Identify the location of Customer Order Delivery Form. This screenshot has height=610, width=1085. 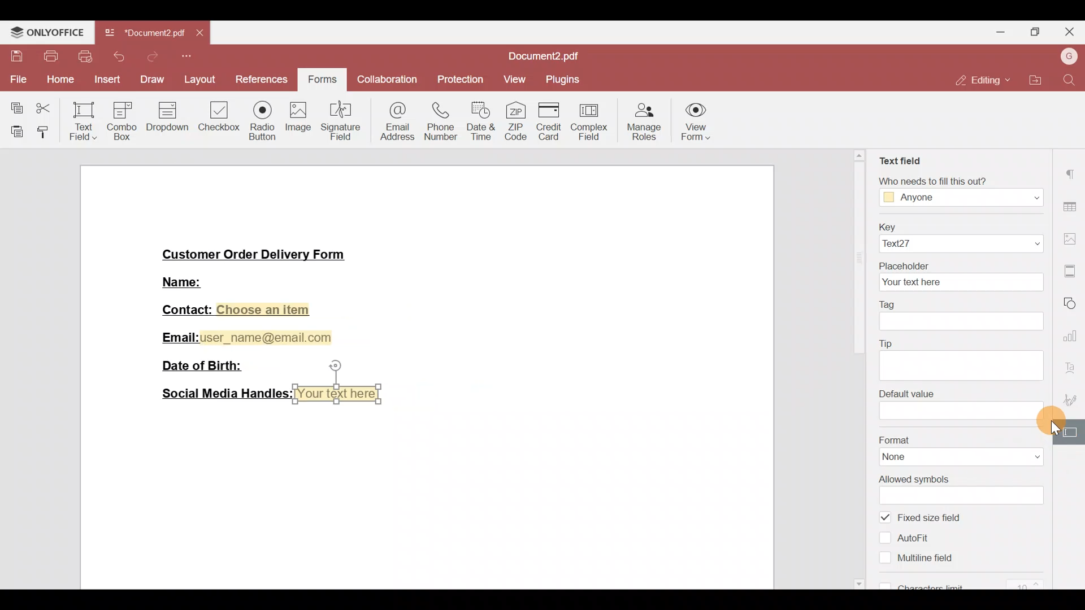
(262, 253).